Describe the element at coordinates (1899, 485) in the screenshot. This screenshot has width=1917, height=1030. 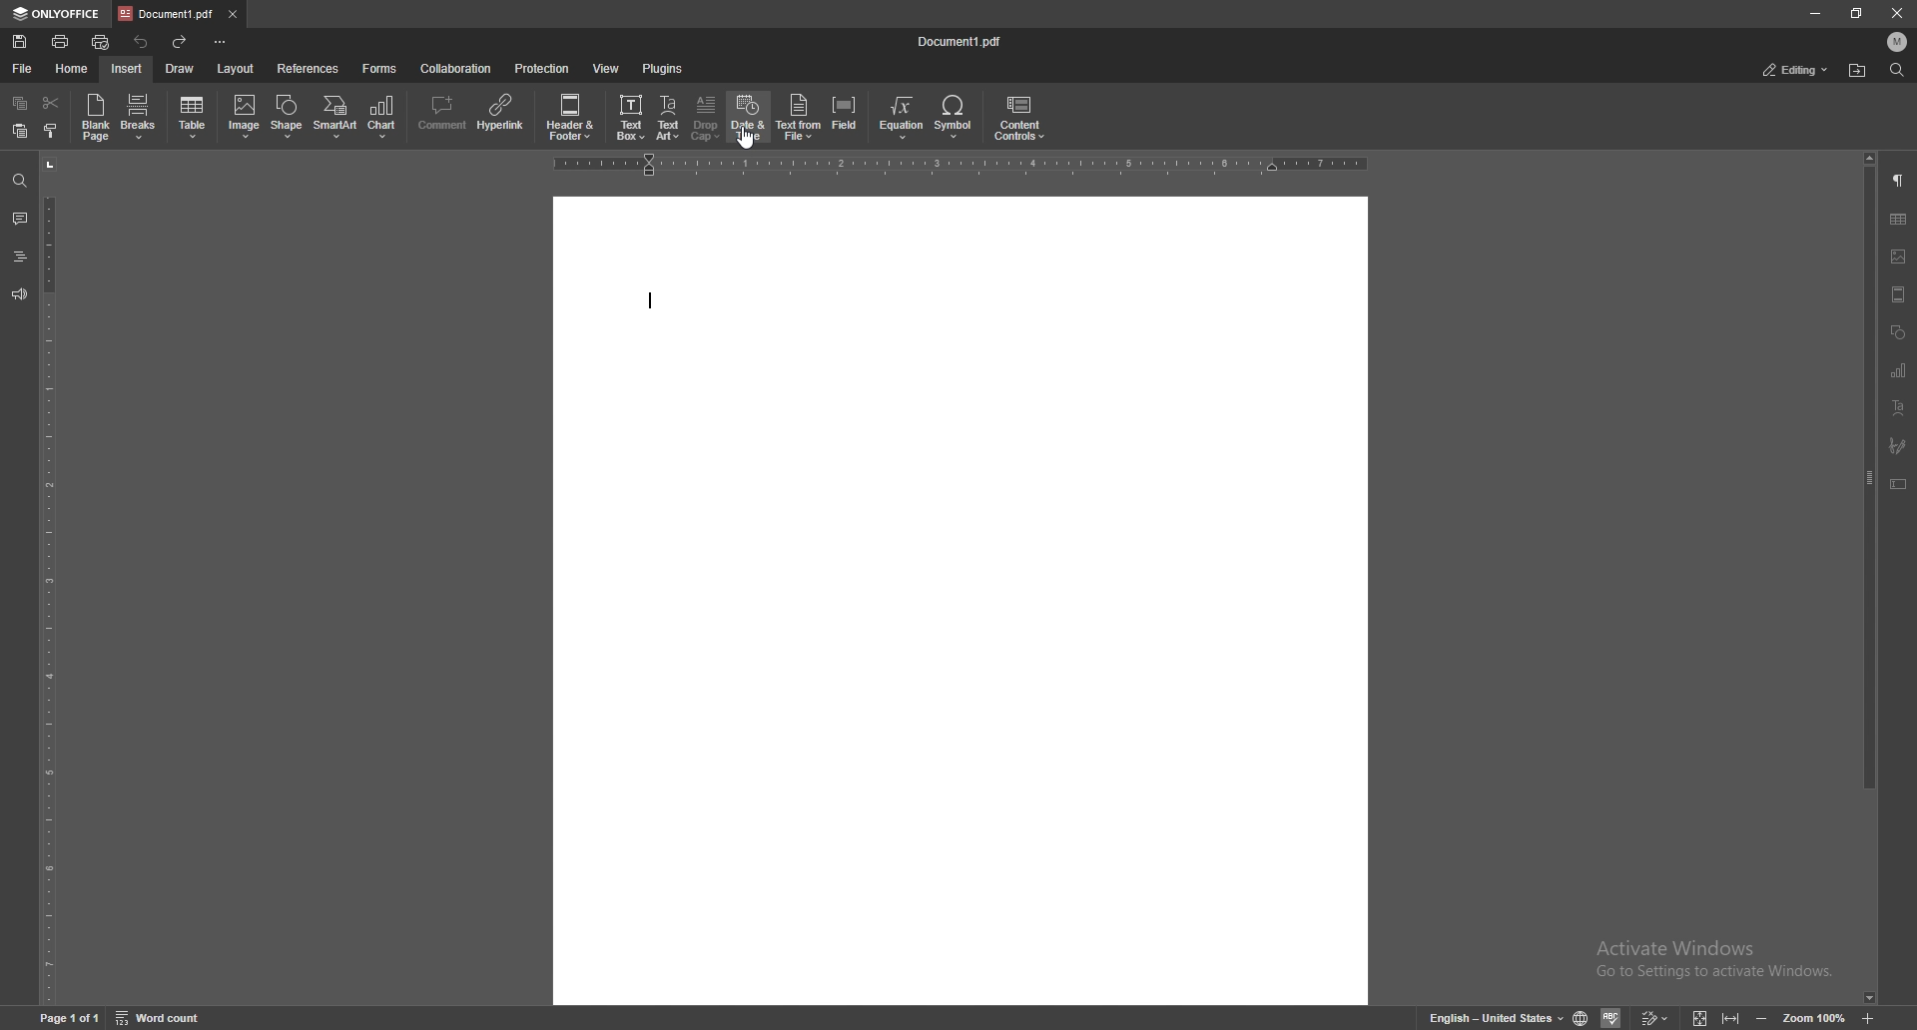
I see `text box` at that location.